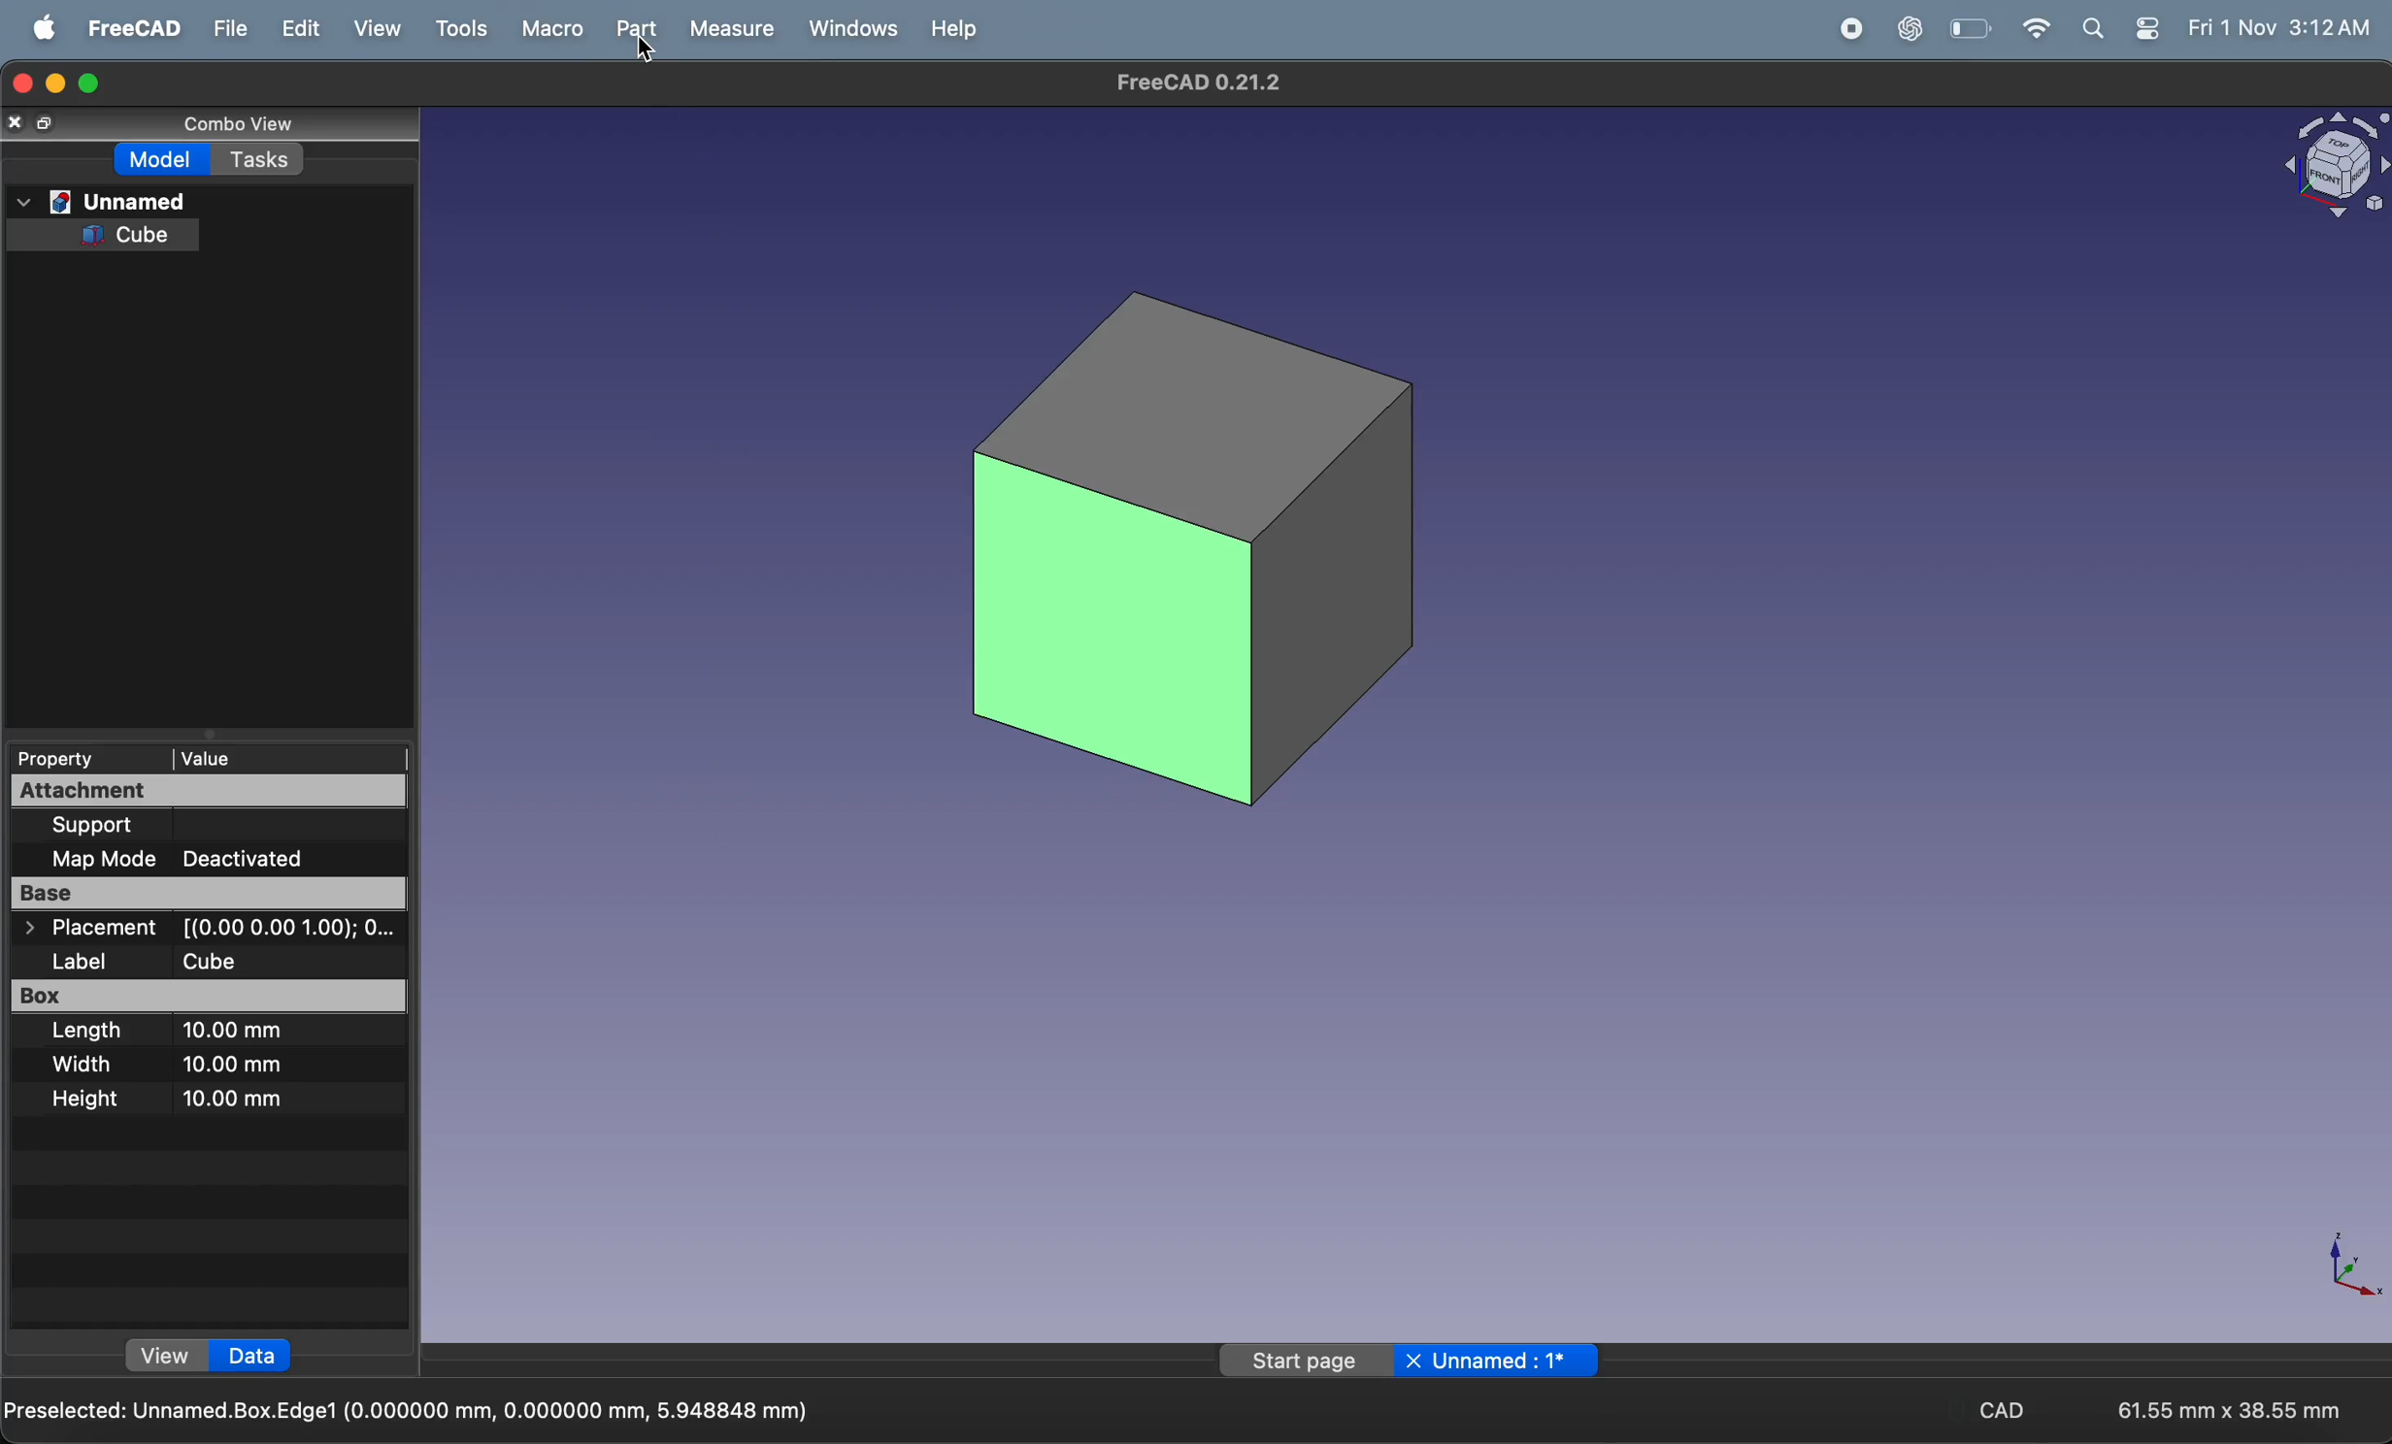 This screenshot has width=2392, height=1444. What do you see at coordinates (377, 28) in the screenshot?
I see `view` at bounding box center [377, 28].